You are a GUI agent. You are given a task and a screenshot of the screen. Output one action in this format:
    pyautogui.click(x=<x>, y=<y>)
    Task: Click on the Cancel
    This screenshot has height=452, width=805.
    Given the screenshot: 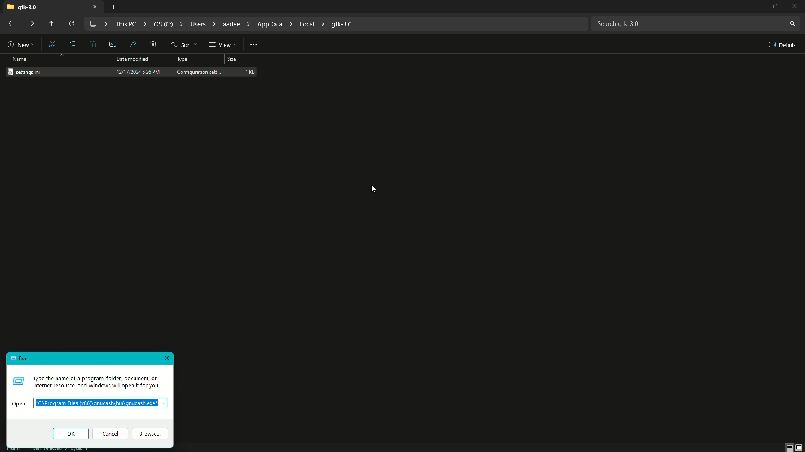 What is the action you would take?
    pyautogui.click(x=110, y=434)
    